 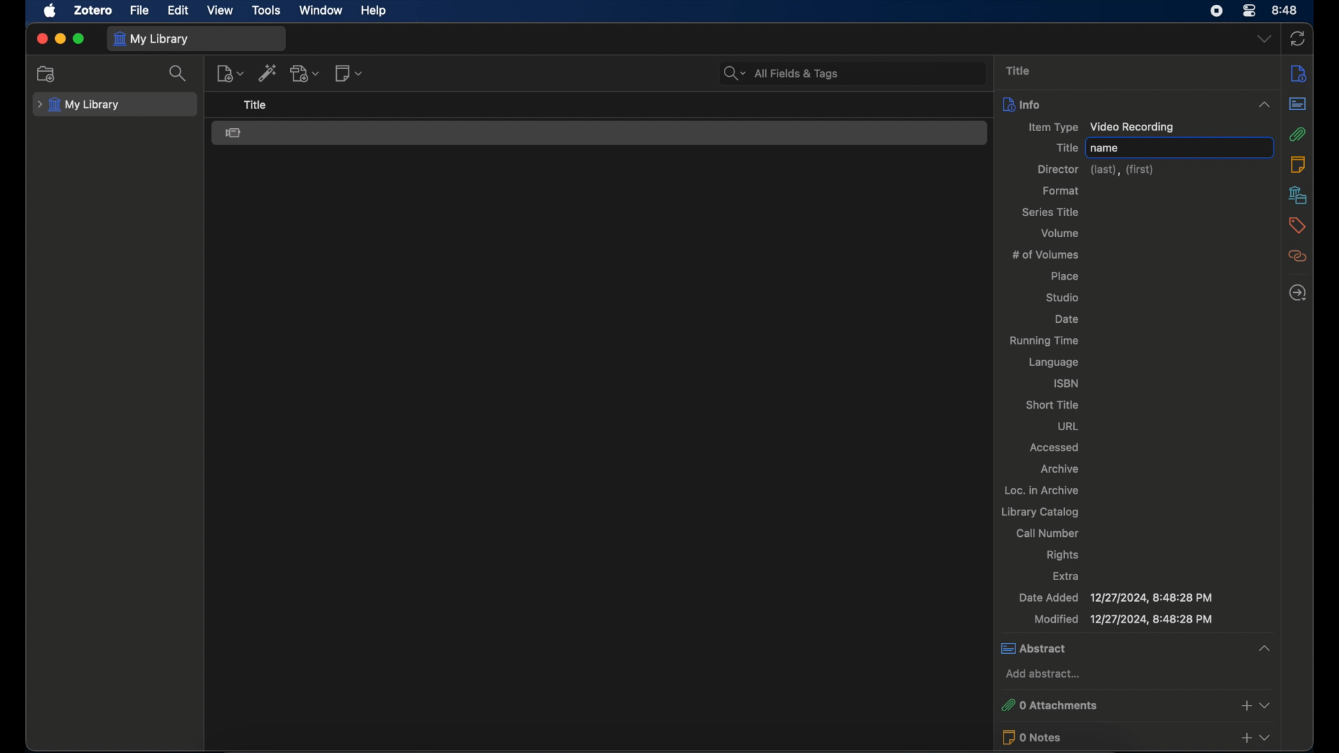 What do you see at coordinates (1043, 512) in the screenshot?
I see `library catalog` at bounding box center [1043, 512].